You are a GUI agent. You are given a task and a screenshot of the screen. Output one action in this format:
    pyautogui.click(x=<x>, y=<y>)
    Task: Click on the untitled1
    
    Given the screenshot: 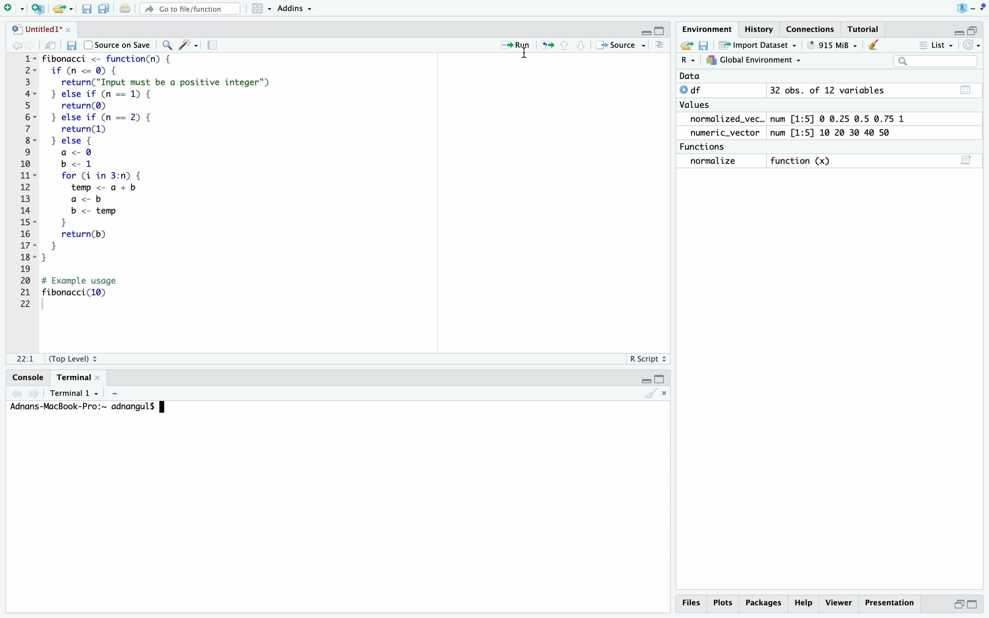 What is the action you would take?
    pyautogui.click(x=36, y=29)
    